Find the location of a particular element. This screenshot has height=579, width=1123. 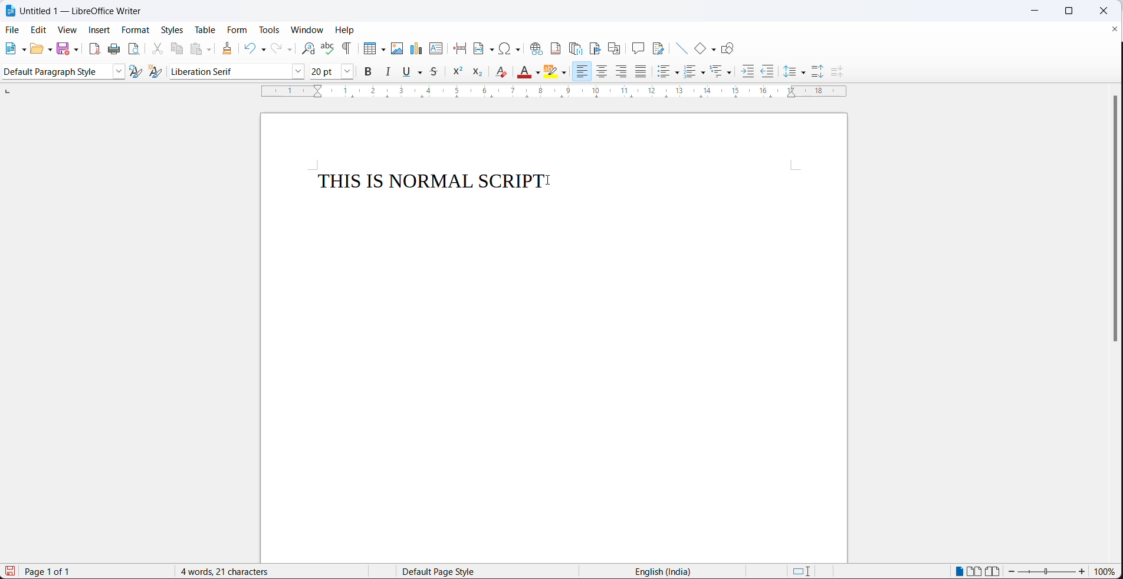

character highlighting is located at coordinates (566, 74).